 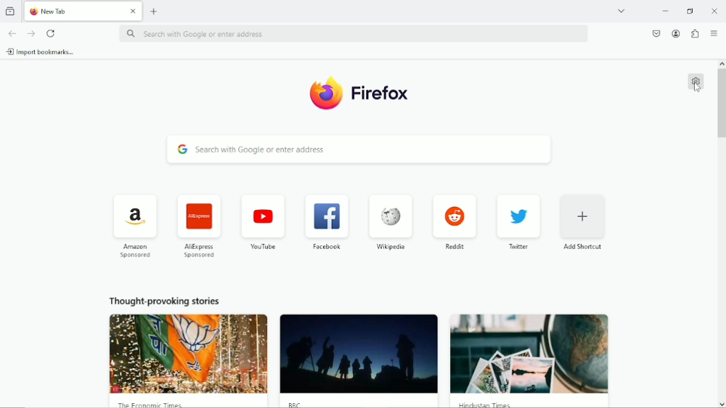 What do you see at coordinates (166, 302) in the screenshot?
I see `Thought provoking stories` at bounding box center [166, 302].